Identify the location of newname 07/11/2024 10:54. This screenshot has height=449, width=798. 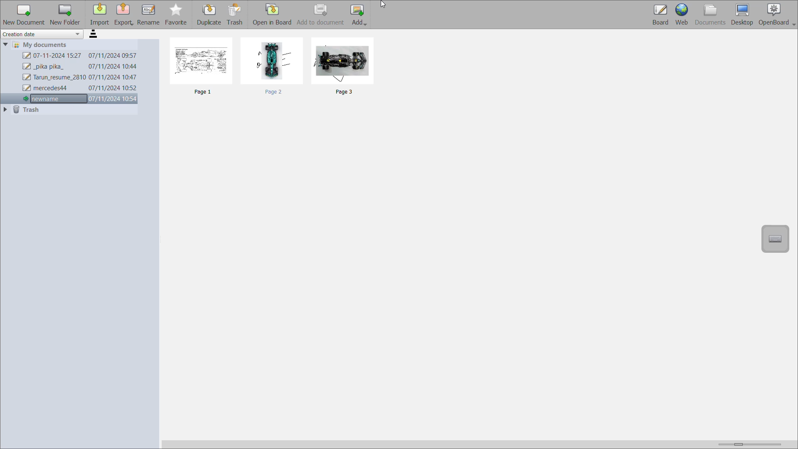
(77, 98).